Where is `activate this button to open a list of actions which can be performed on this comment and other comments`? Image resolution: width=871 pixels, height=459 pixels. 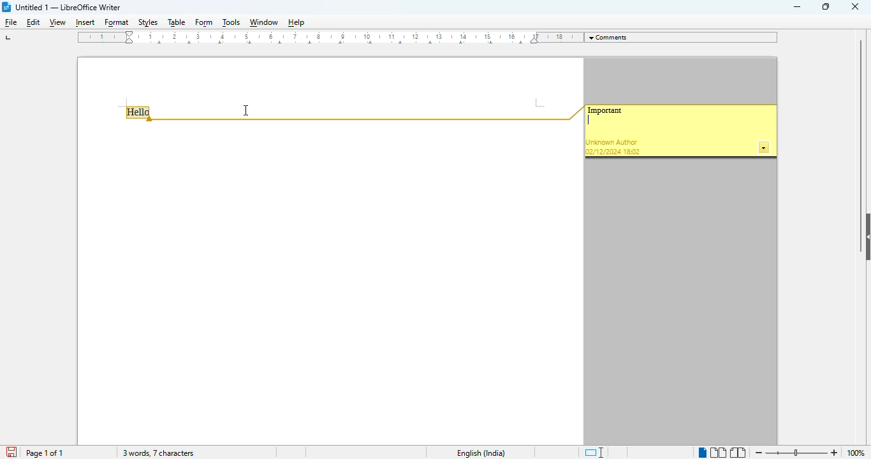
activate this button to open a list of actions which can be performed on this comment and other comments is located at coordinates (765, 148).